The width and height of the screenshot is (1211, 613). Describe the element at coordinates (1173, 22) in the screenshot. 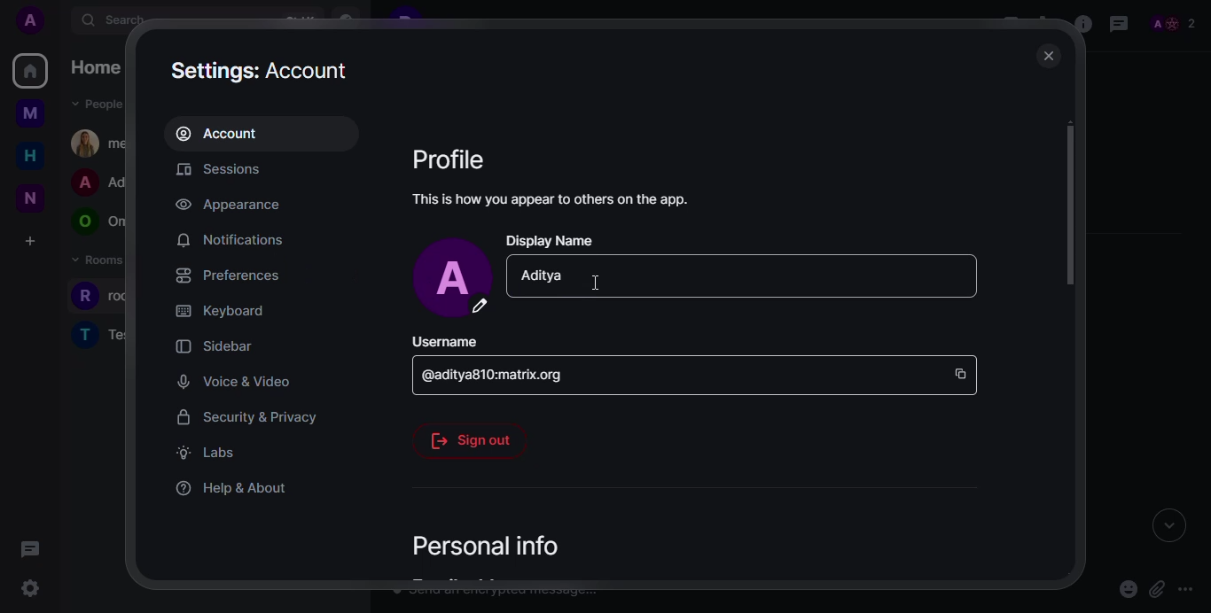

I see `people` at that location.